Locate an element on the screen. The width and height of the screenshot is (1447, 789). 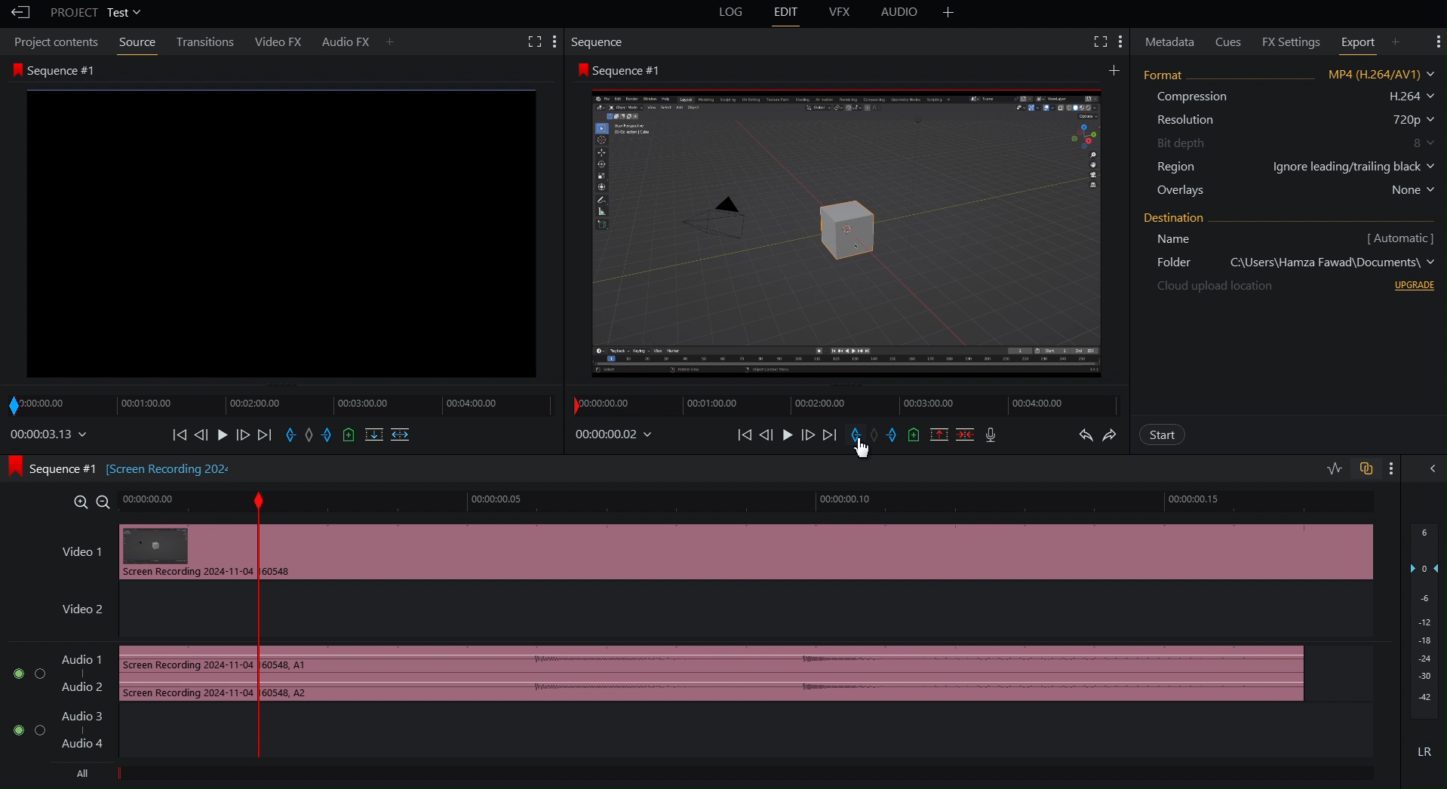
Format is located at coordinates (1289, 134).